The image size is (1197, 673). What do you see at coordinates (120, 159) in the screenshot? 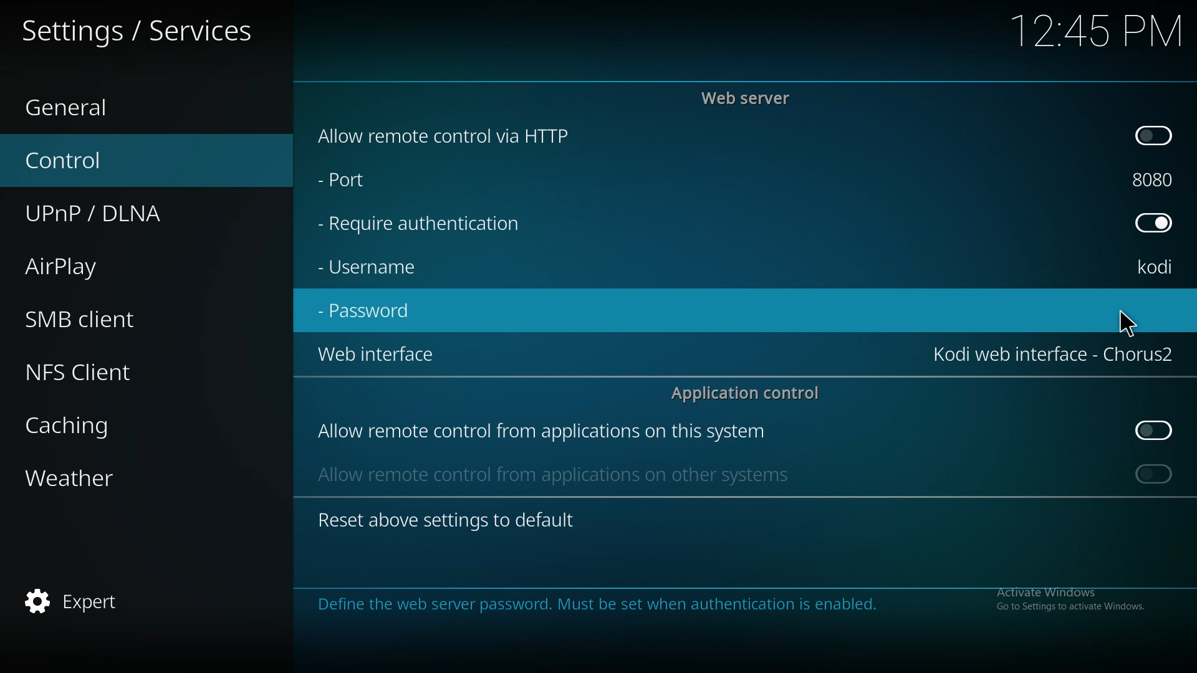
I see `control` at bounding box center [120, 159].